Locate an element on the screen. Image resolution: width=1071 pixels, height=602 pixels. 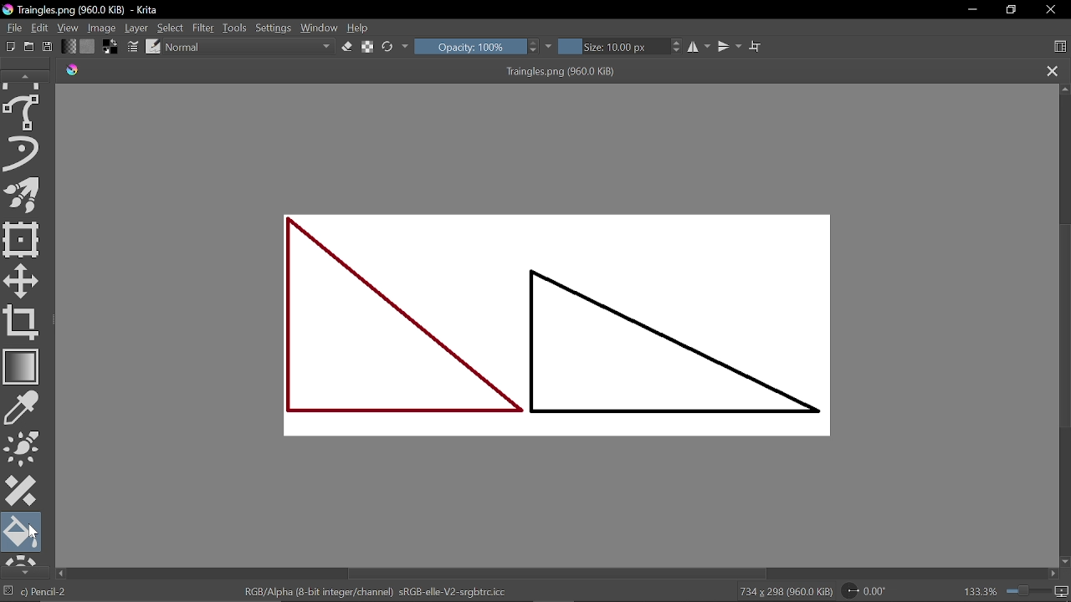
Move up is located at coordinates (1064, 89).